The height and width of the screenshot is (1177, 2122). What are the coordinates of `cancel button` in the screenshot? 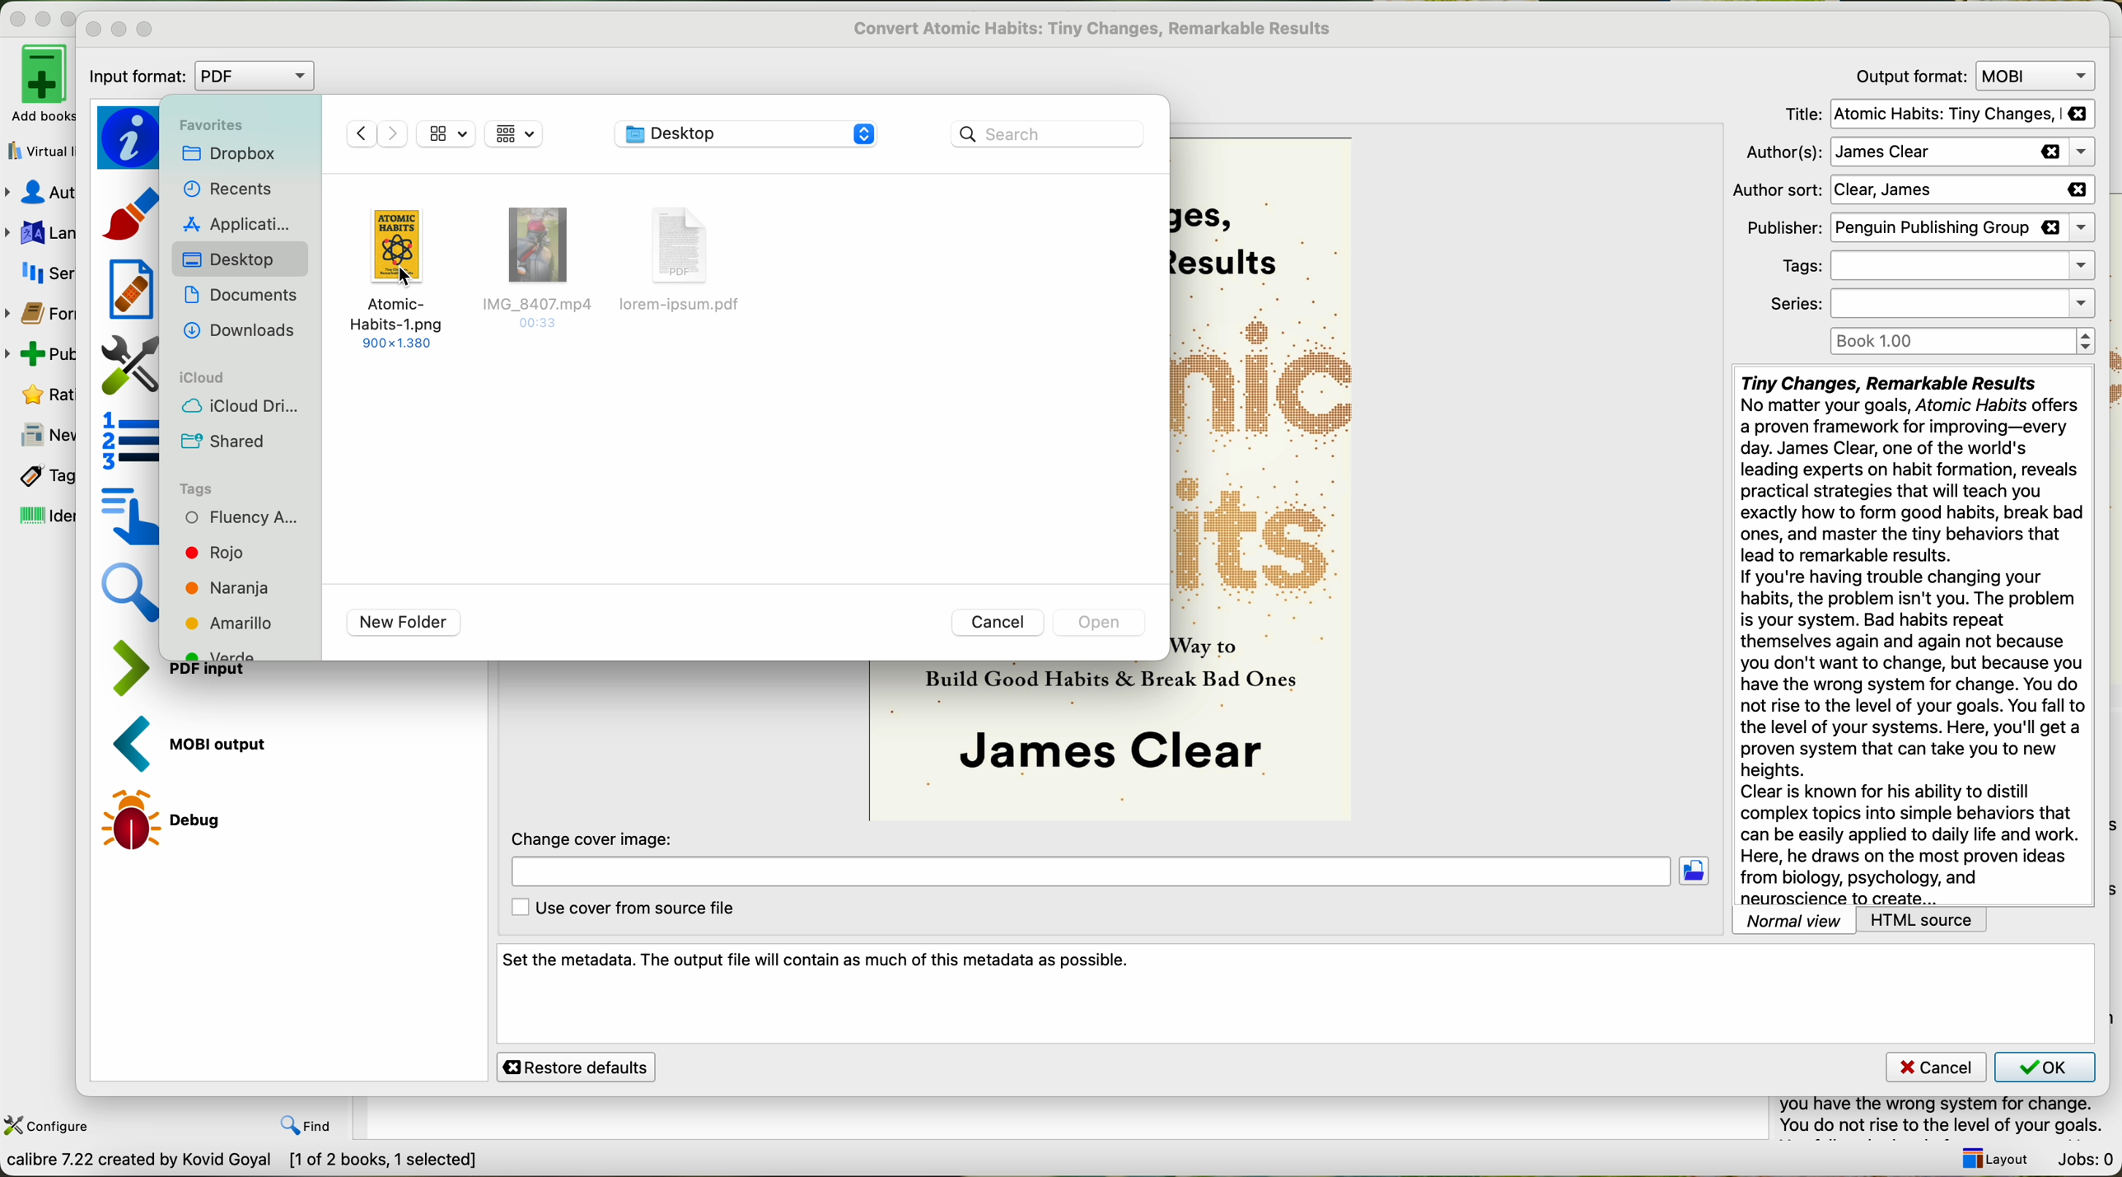 It's located at (1935, 1067).